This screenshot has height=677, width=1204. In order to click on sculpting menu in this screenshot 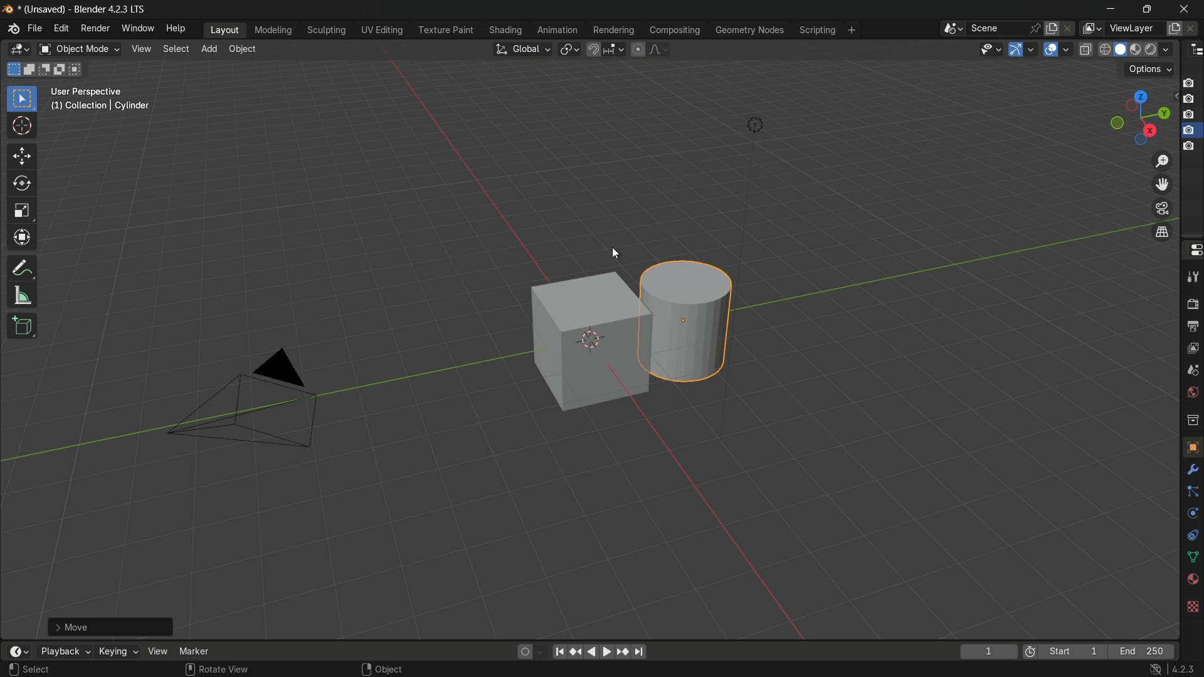, I will do `click(327, 31)`.